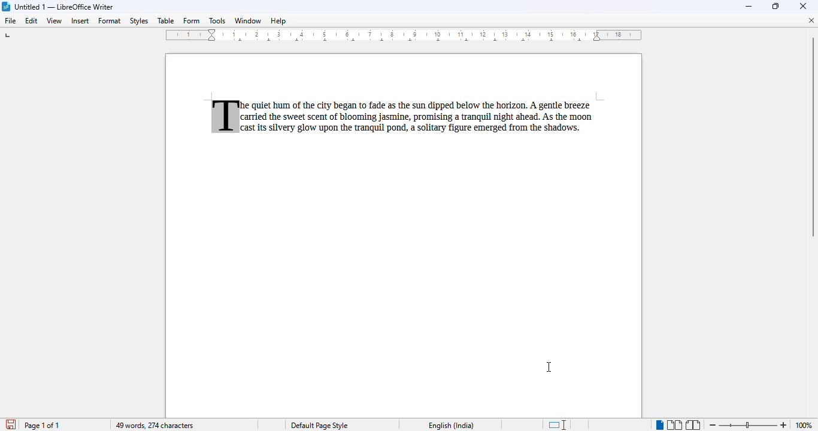 This screenshot has width=818, height=431. I want to click on standard selection, so click(558, 424).